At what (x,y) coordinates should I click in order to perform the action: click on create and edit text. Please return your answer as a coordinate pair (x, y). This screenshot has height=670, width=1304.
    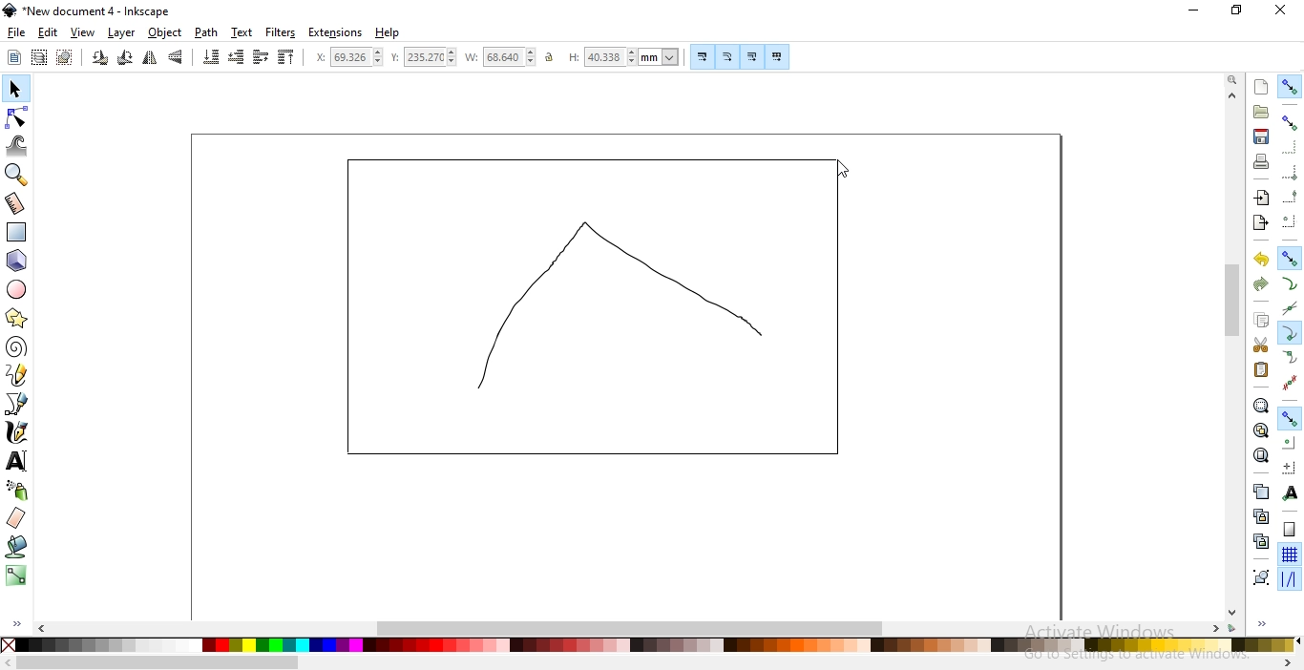
    Looking at the image, I should click on (17, 462).